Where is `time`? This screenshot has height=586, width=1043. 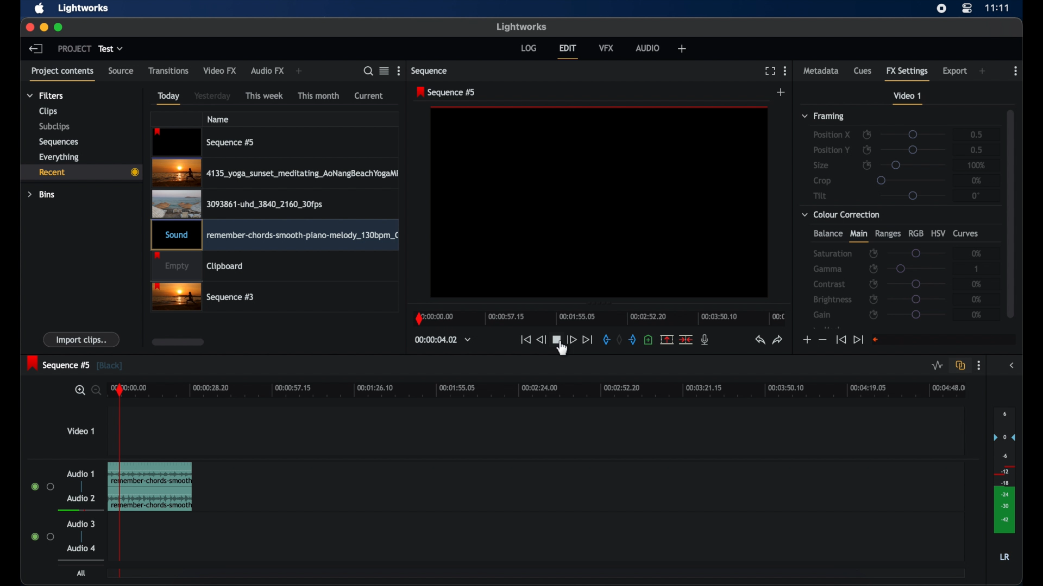
time is located at coordinates (997, 8).